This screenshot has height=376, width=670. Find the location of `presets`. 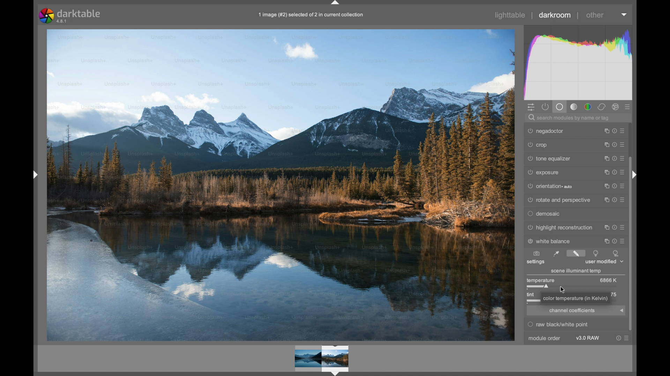

presets is located at coordinates (623, 143).